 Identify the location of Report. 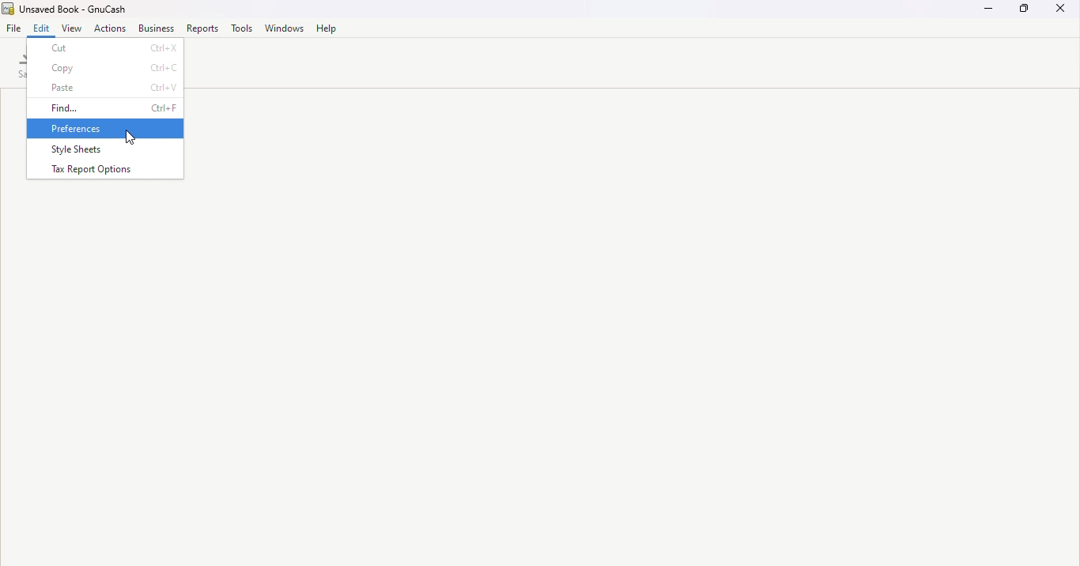
(204, 28).